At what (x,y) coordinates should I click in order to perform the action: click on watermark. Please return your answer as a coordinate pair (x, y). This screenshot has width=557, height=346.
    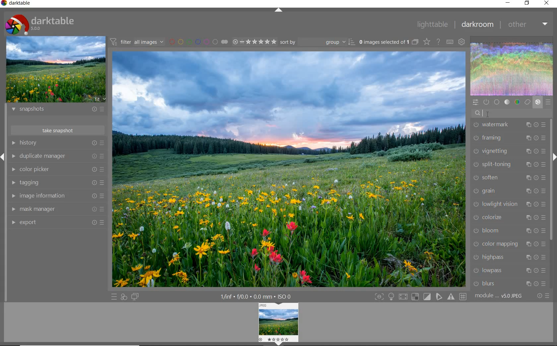
    Looking at the image, I should click on (508, 126).